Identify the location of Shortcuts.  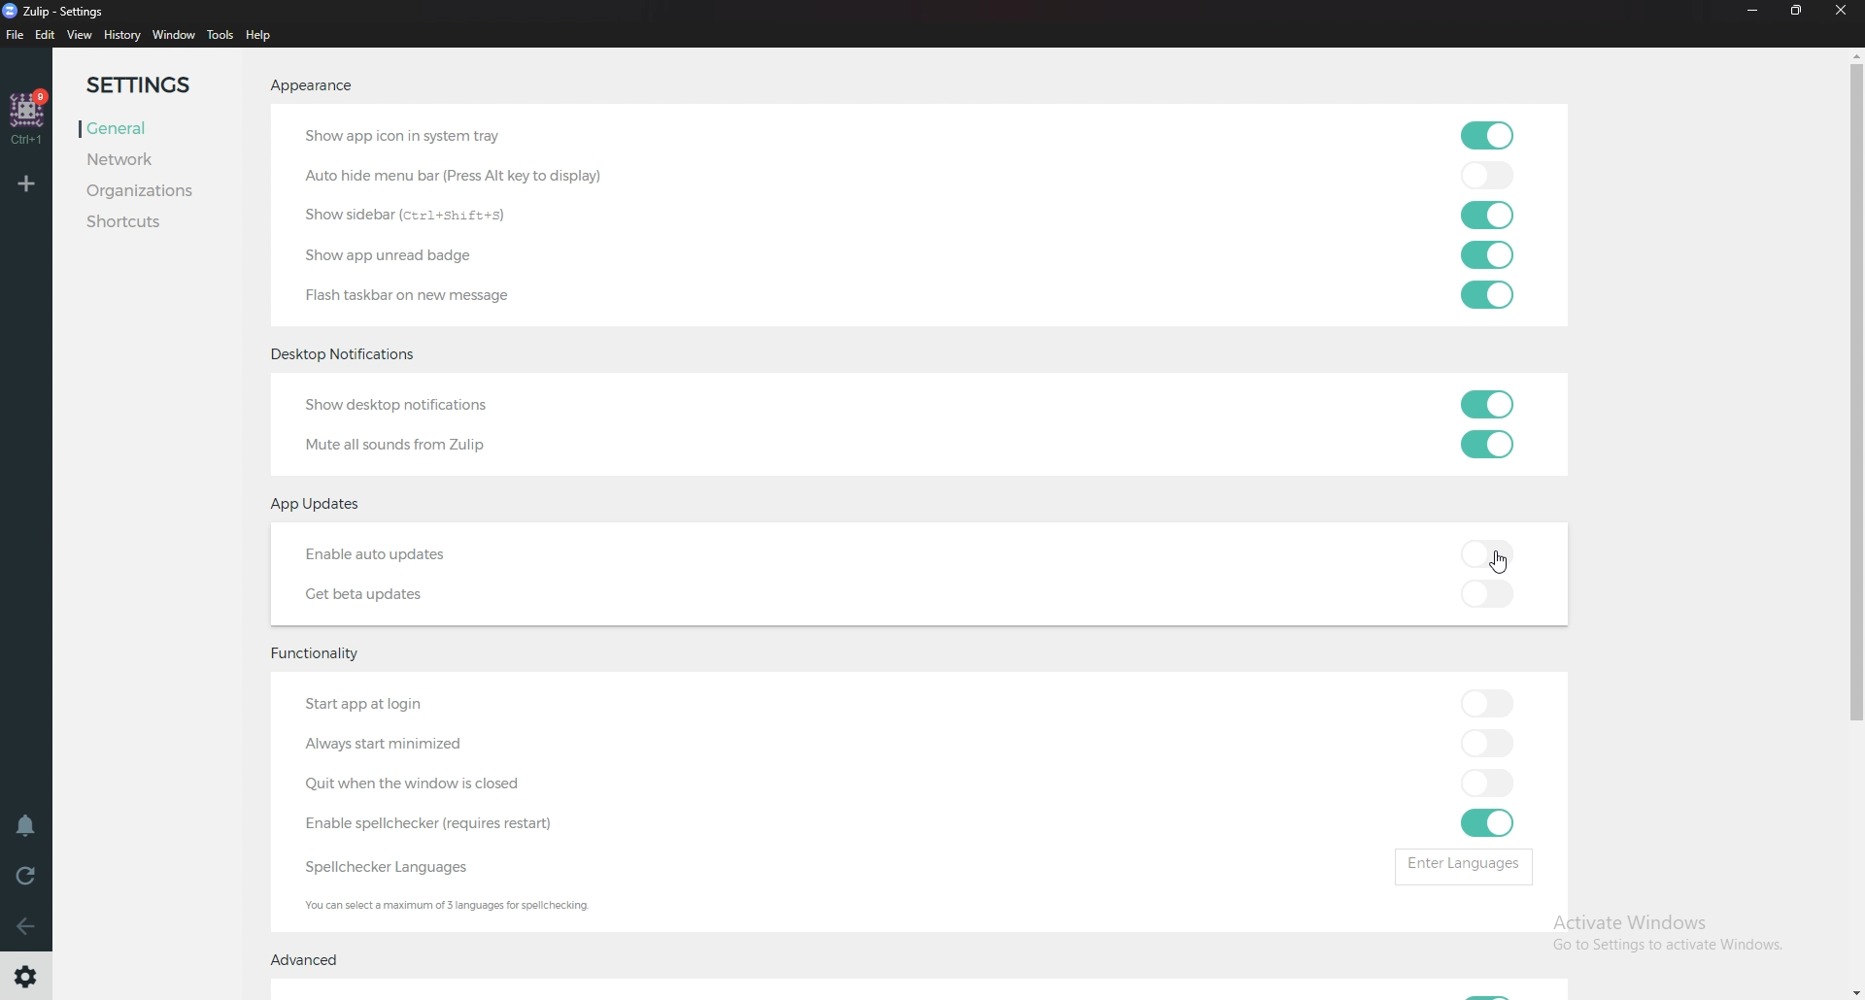
(158, 223).